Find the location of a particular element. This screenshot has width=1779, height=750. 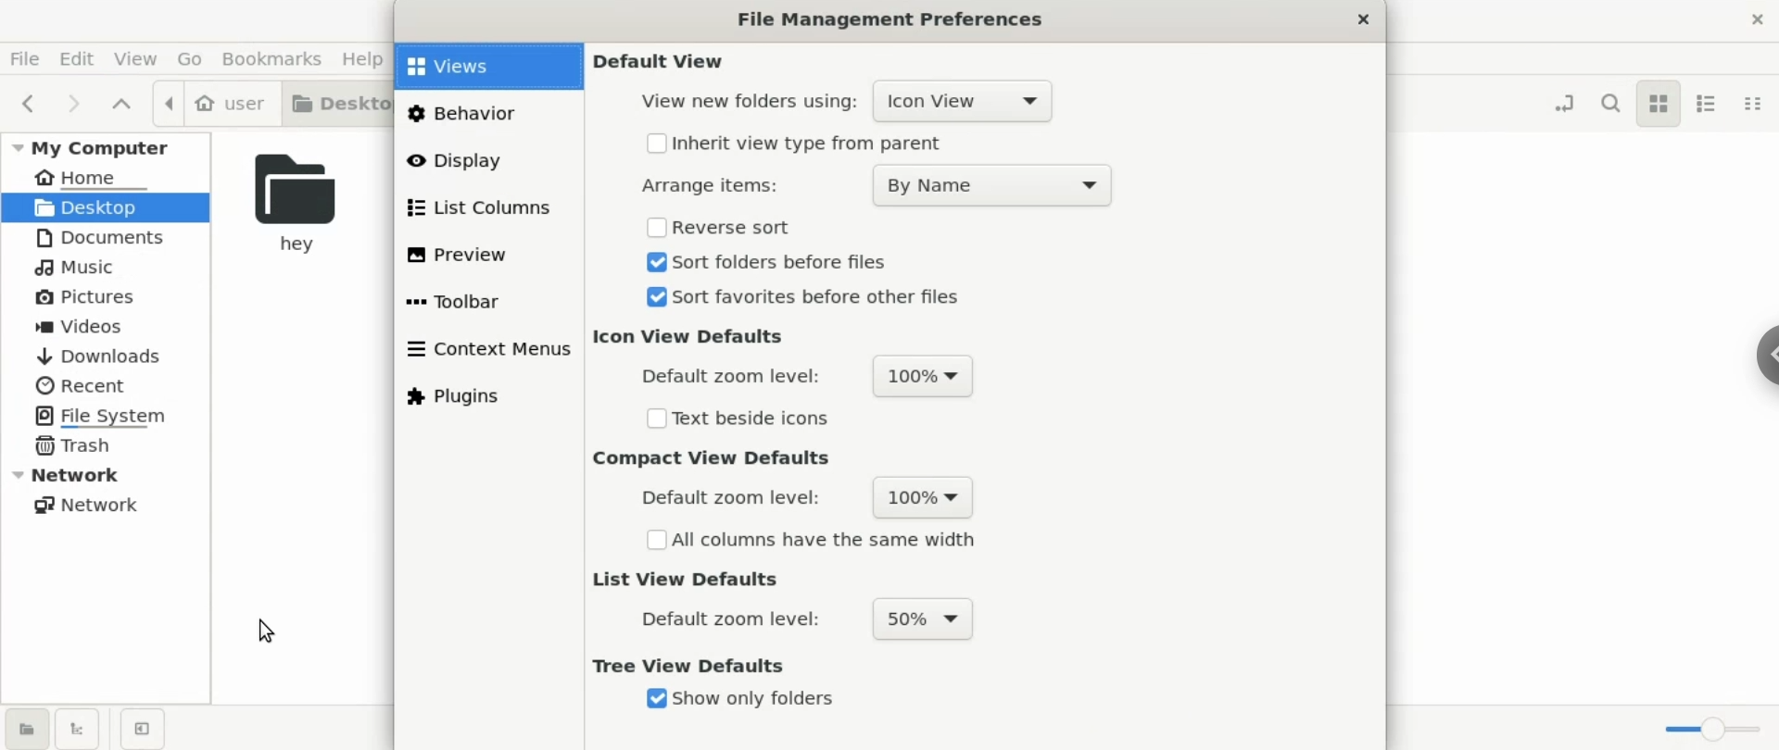

search is located at coordinates (1610, 104).